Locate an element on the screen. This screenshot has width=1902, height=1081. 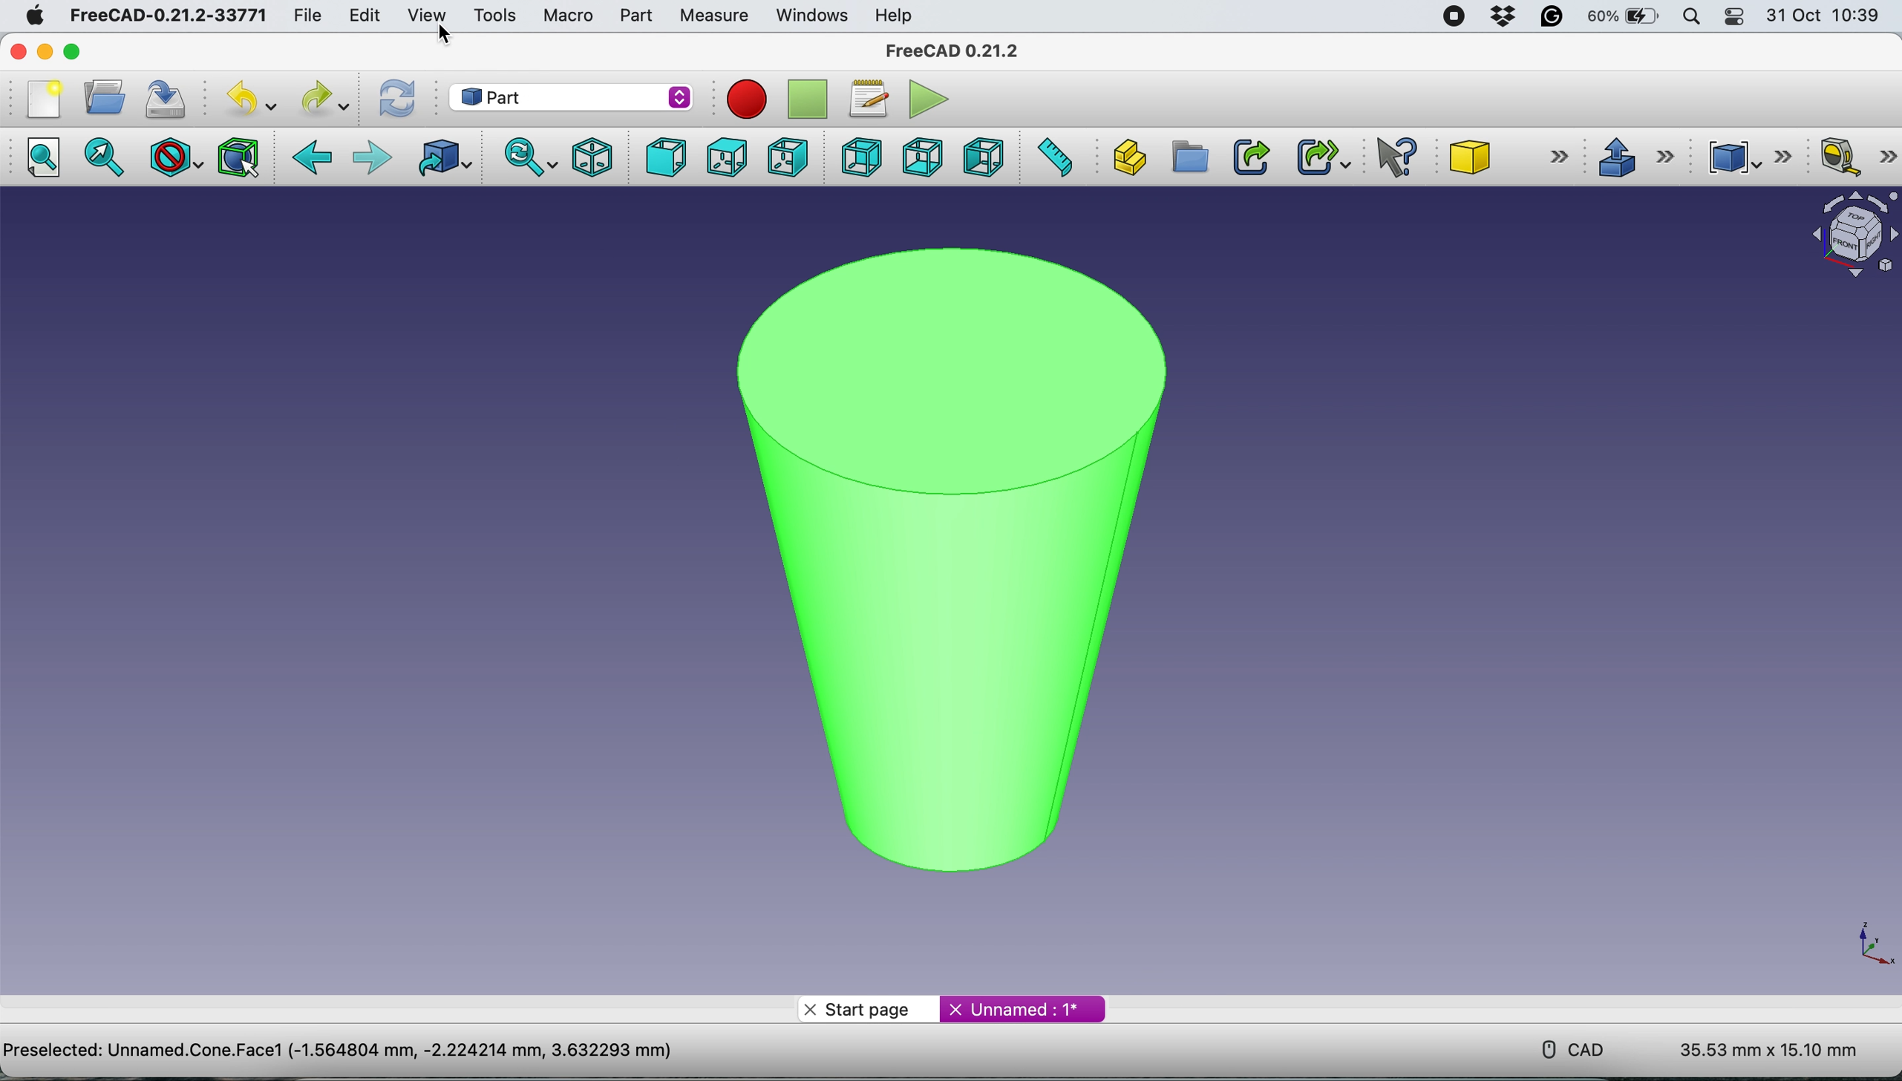
cad is located at coordinates (1563, 1048).